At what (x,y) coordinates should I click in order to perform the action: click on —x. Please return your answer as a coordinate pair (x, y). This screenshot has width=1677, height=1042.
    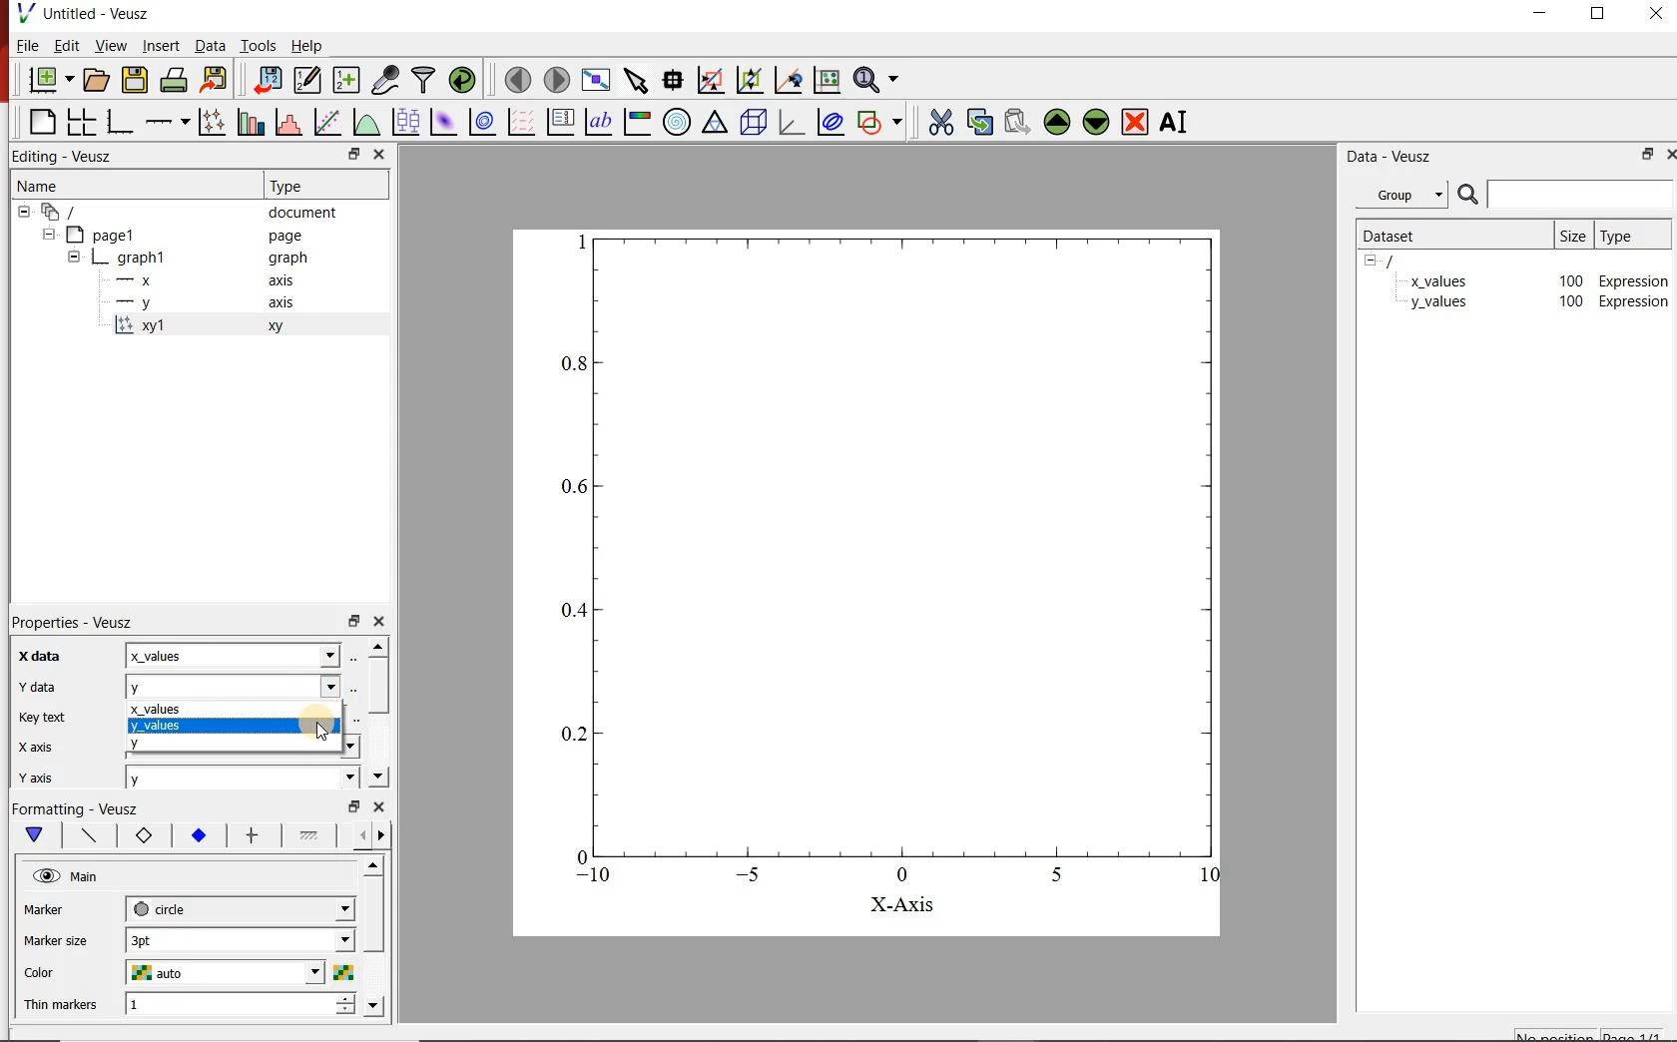
    Looking at the image, I should click on (139, 278).